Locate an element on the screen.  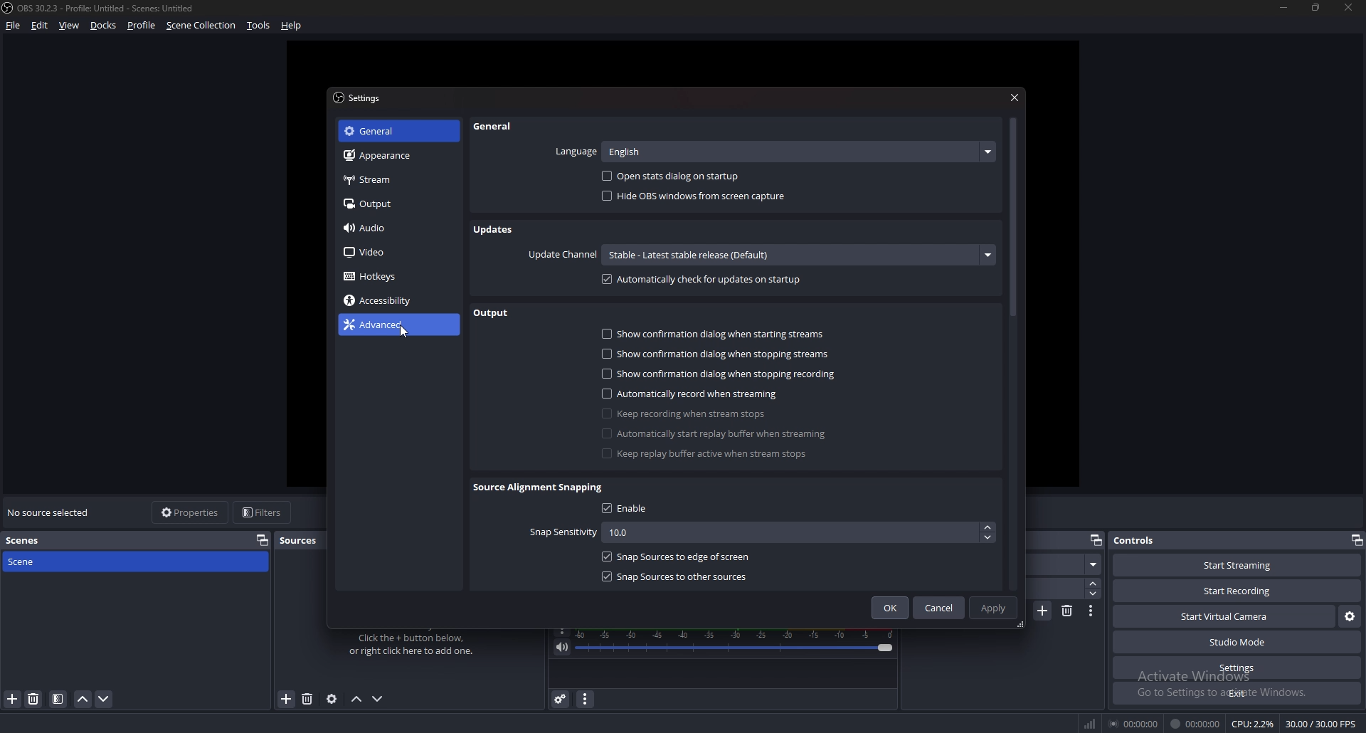
scenes is located at coordinates (28, 540).